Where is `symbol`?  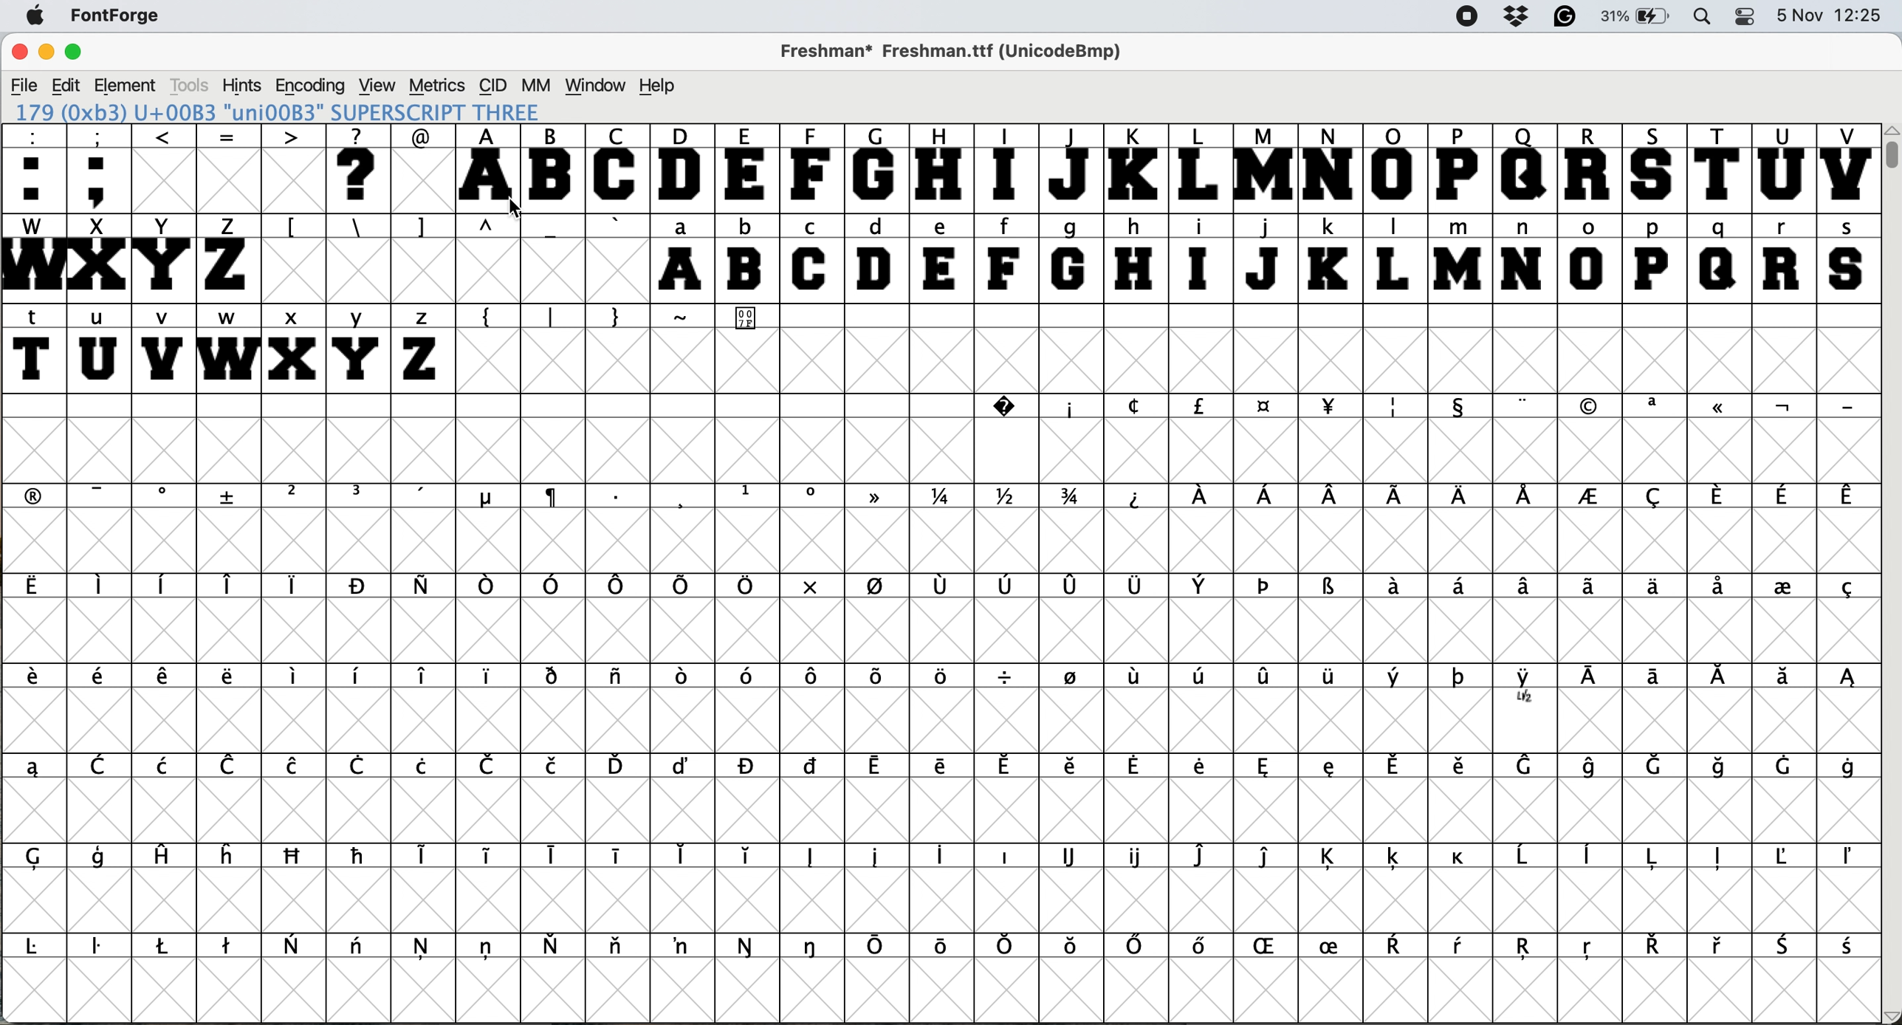
symbol is located at coordinates (619, 764).